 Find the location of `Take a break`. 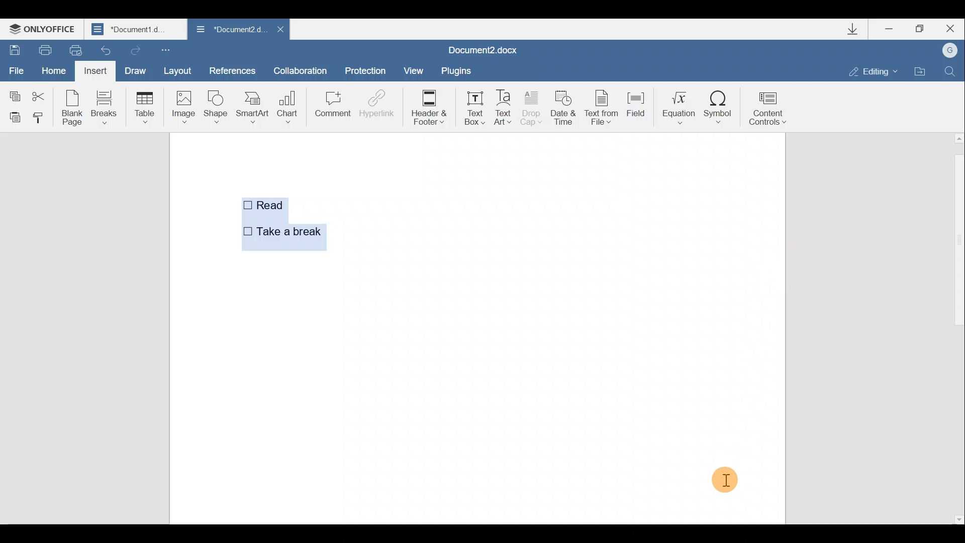

Take a break is located at coordinates (288, 232).